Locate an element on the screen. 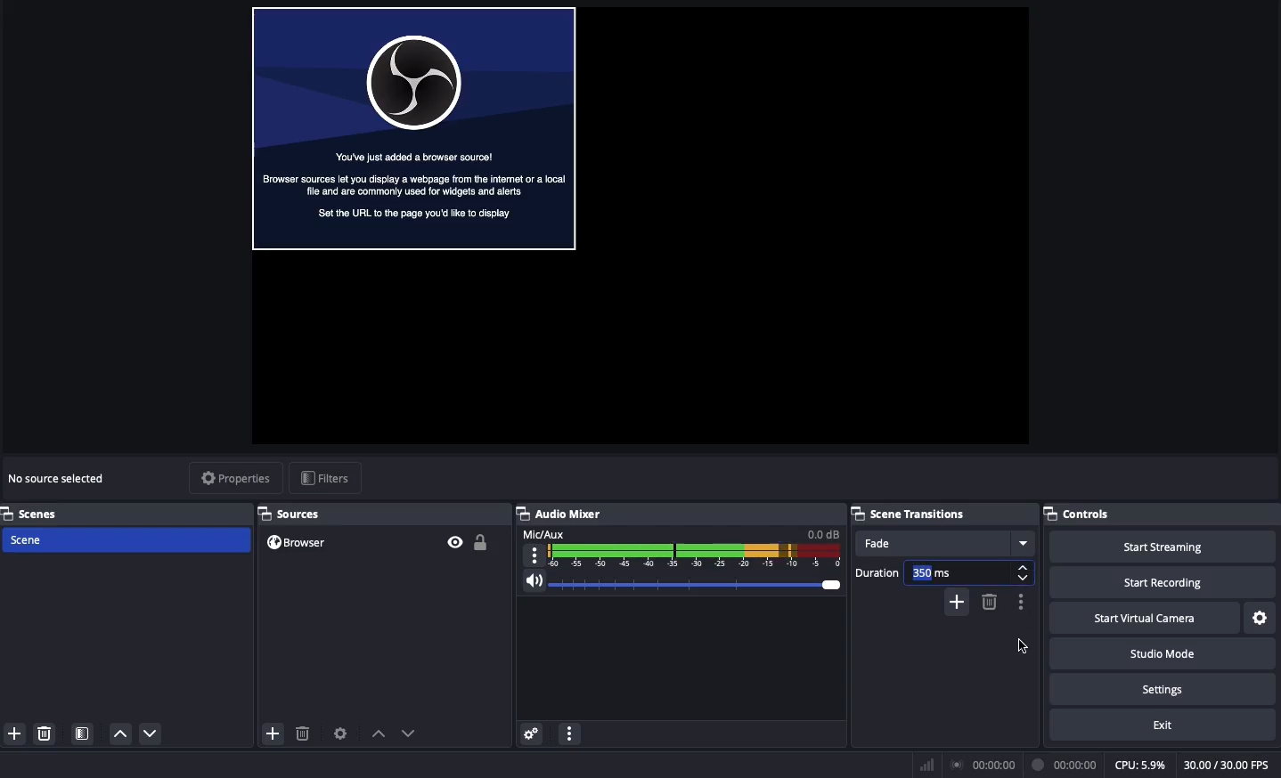  FPS is located at coordinates (1224, 764).